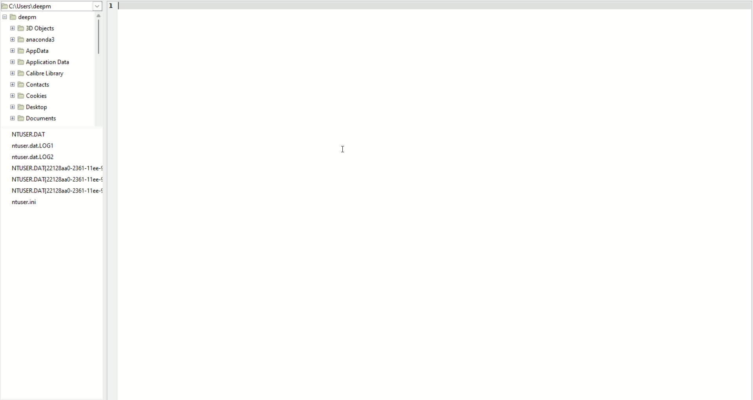 Image resolution: width=753 pixels, height=400 pixels. What do you see at coordinates (56, 168) in the screenshot?
I see `file name` at bounding box center [56, 168].